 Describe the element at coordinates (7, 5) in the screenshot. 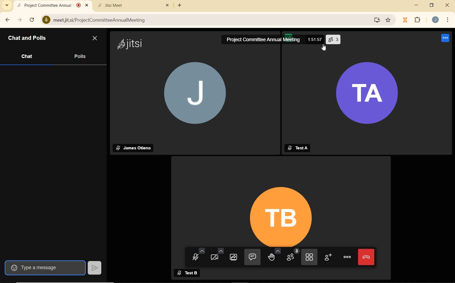

I see `search tabs` at that location.